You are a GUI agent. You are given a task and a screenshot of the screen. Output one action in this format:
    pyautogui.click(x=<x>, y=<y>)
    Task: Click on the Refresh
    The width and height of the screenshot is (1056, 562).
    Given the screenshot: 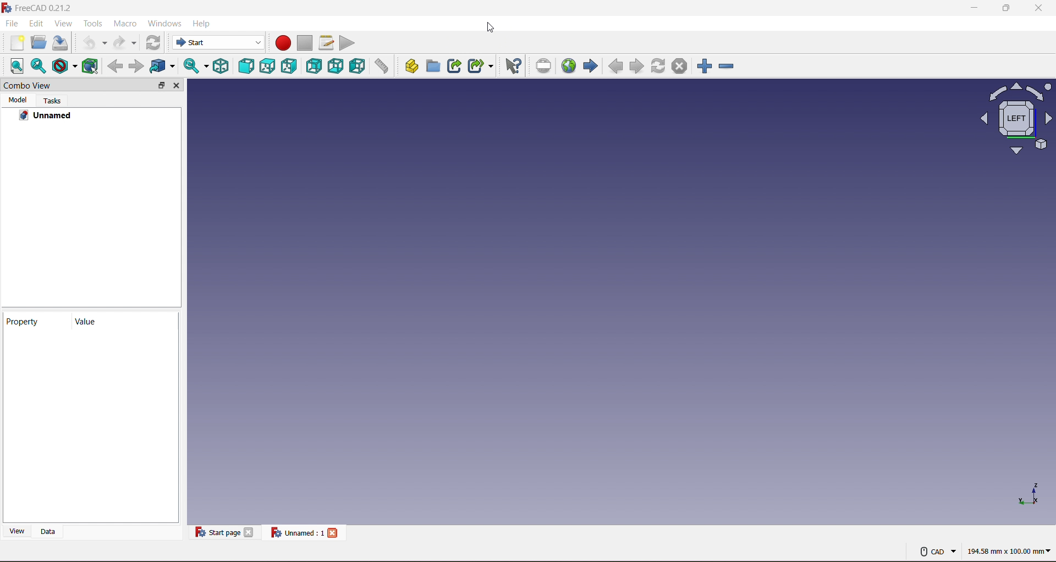 What is the action you would take?
    pyautogui.click(x=658, y=65)
    